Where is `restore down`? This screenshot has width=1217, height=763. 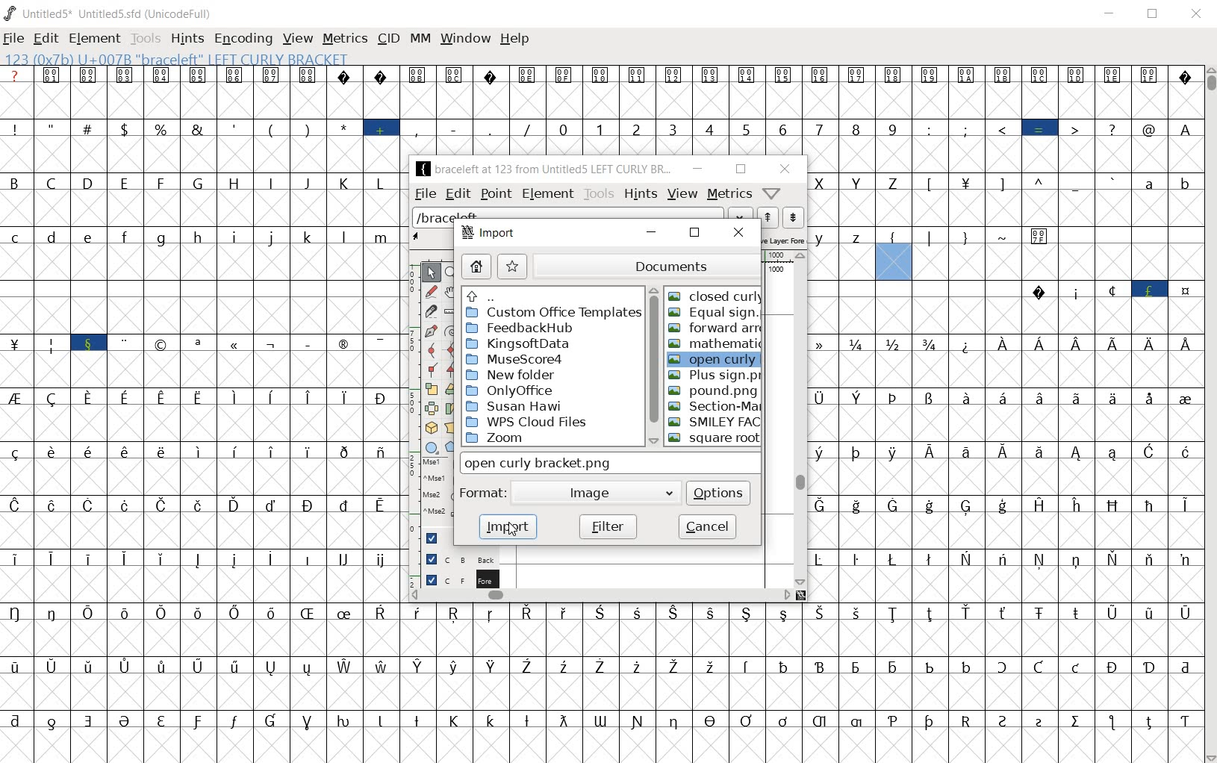 restore down is located at coordinates (740, 170).